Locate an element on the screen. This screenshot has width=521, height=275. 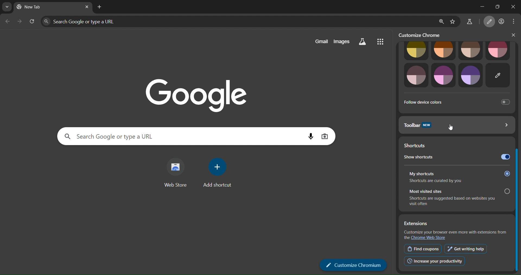
search panel is located at coordinates (238, 21).